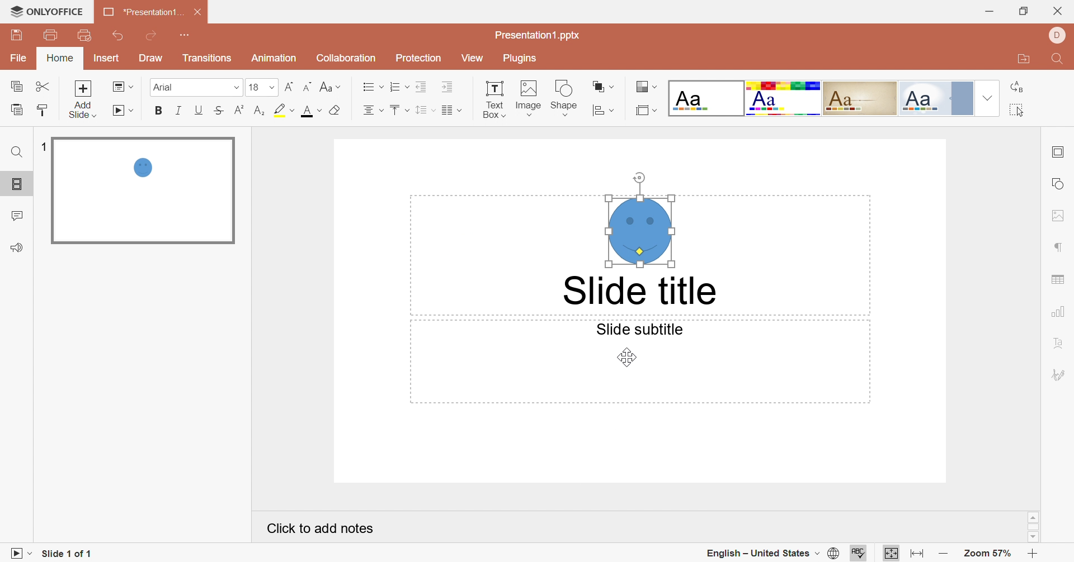 The height and width of the screenshot is (562, 1074). I want to click on Find, so click(16, 152).